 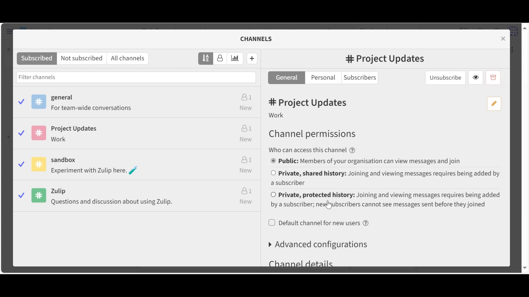 What do you see at coordinates (318, 136) in the screenshot?
I see `Channel permissions` at bounding box center [318, 136].